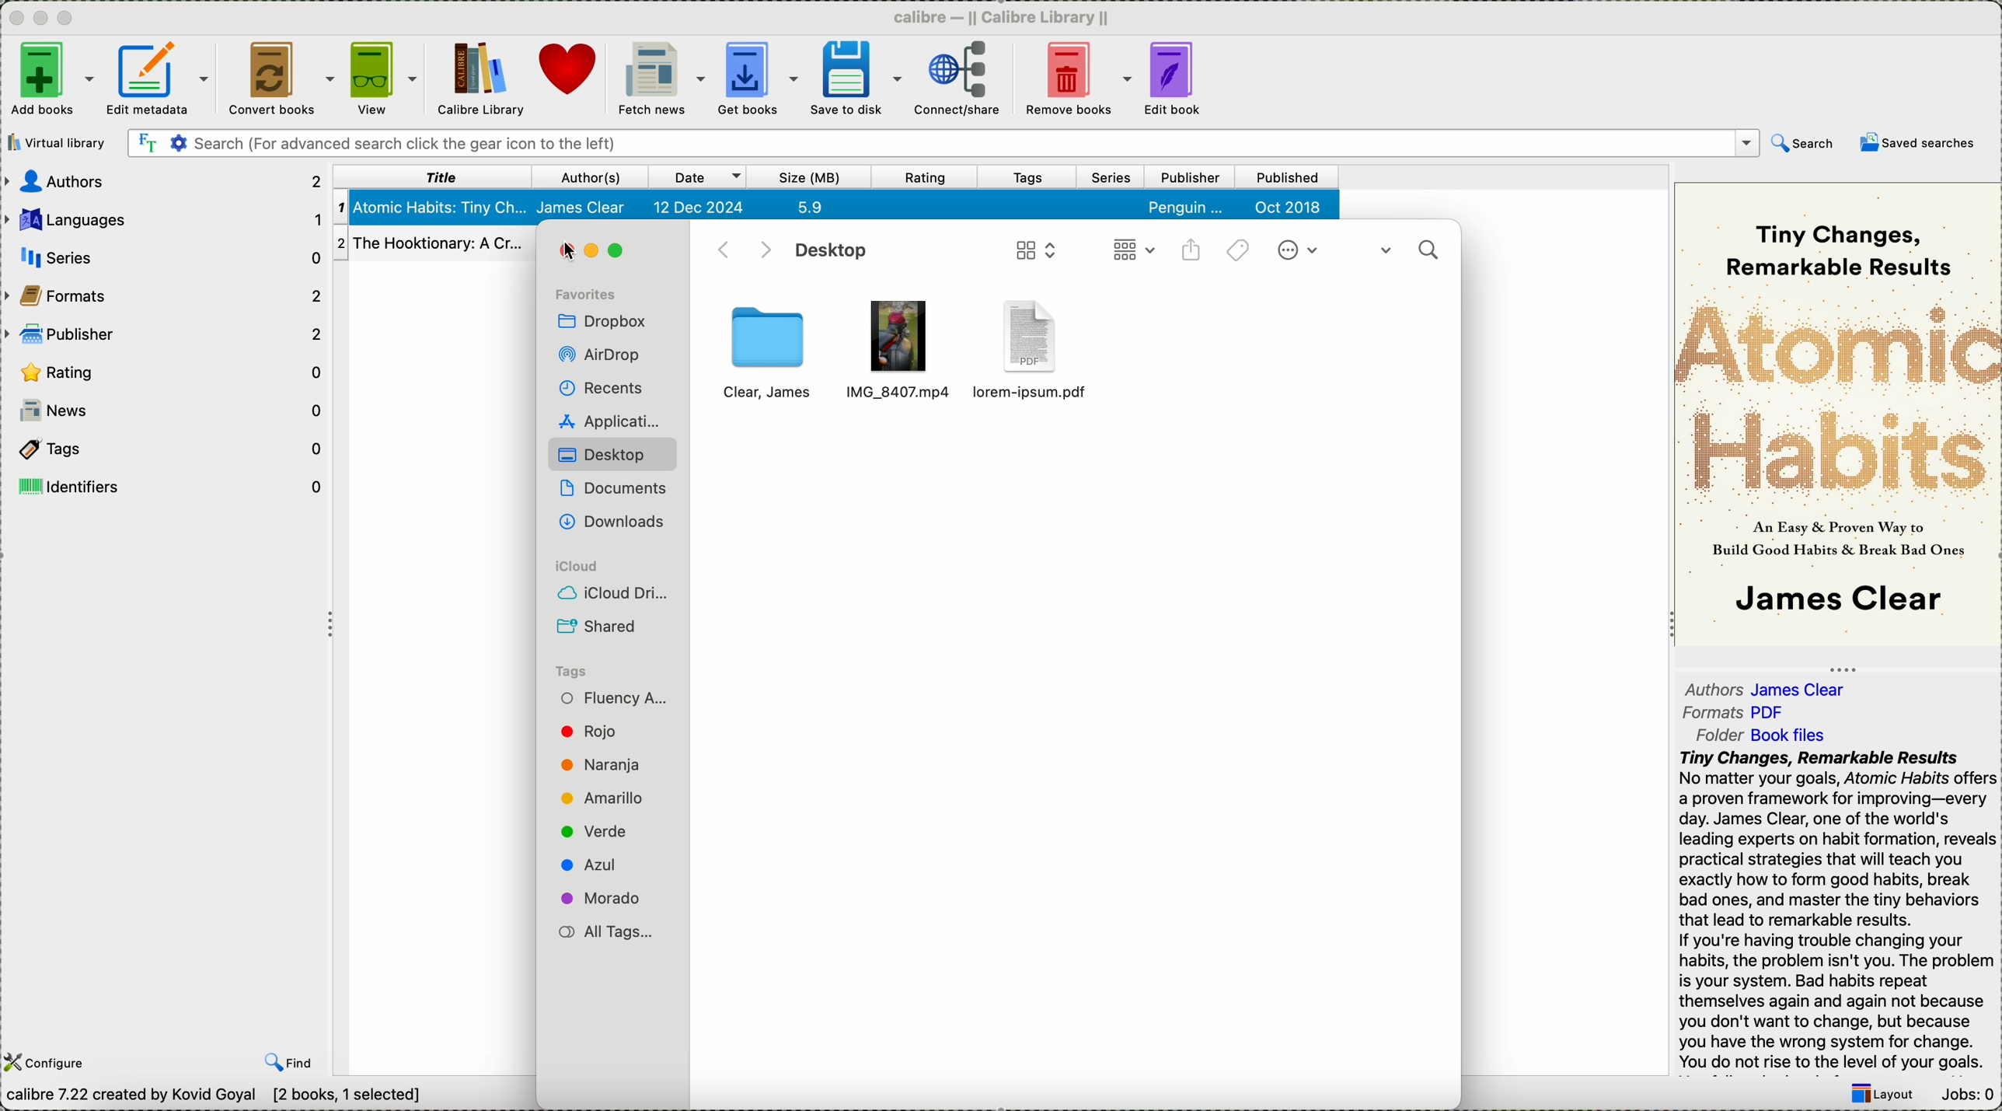 The width and height of the screenshot is (2002, 1111). What do you see at coordinates (605, 767) in the screenshot?
I see `tag` at bounding box center [605, 767].